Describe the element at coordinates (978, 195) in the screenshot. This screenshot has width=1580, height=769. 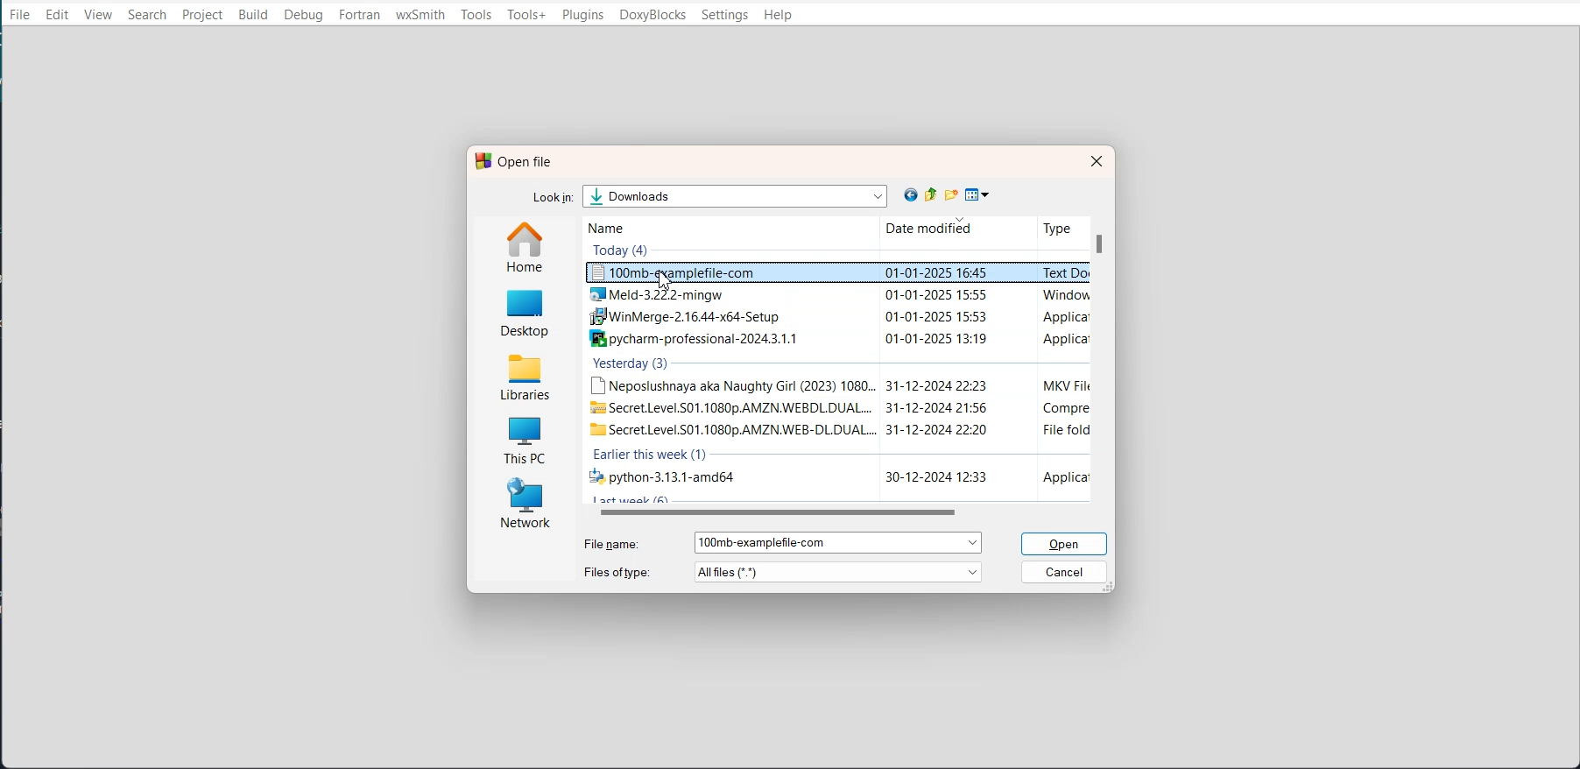
I see `View menu` at that location.